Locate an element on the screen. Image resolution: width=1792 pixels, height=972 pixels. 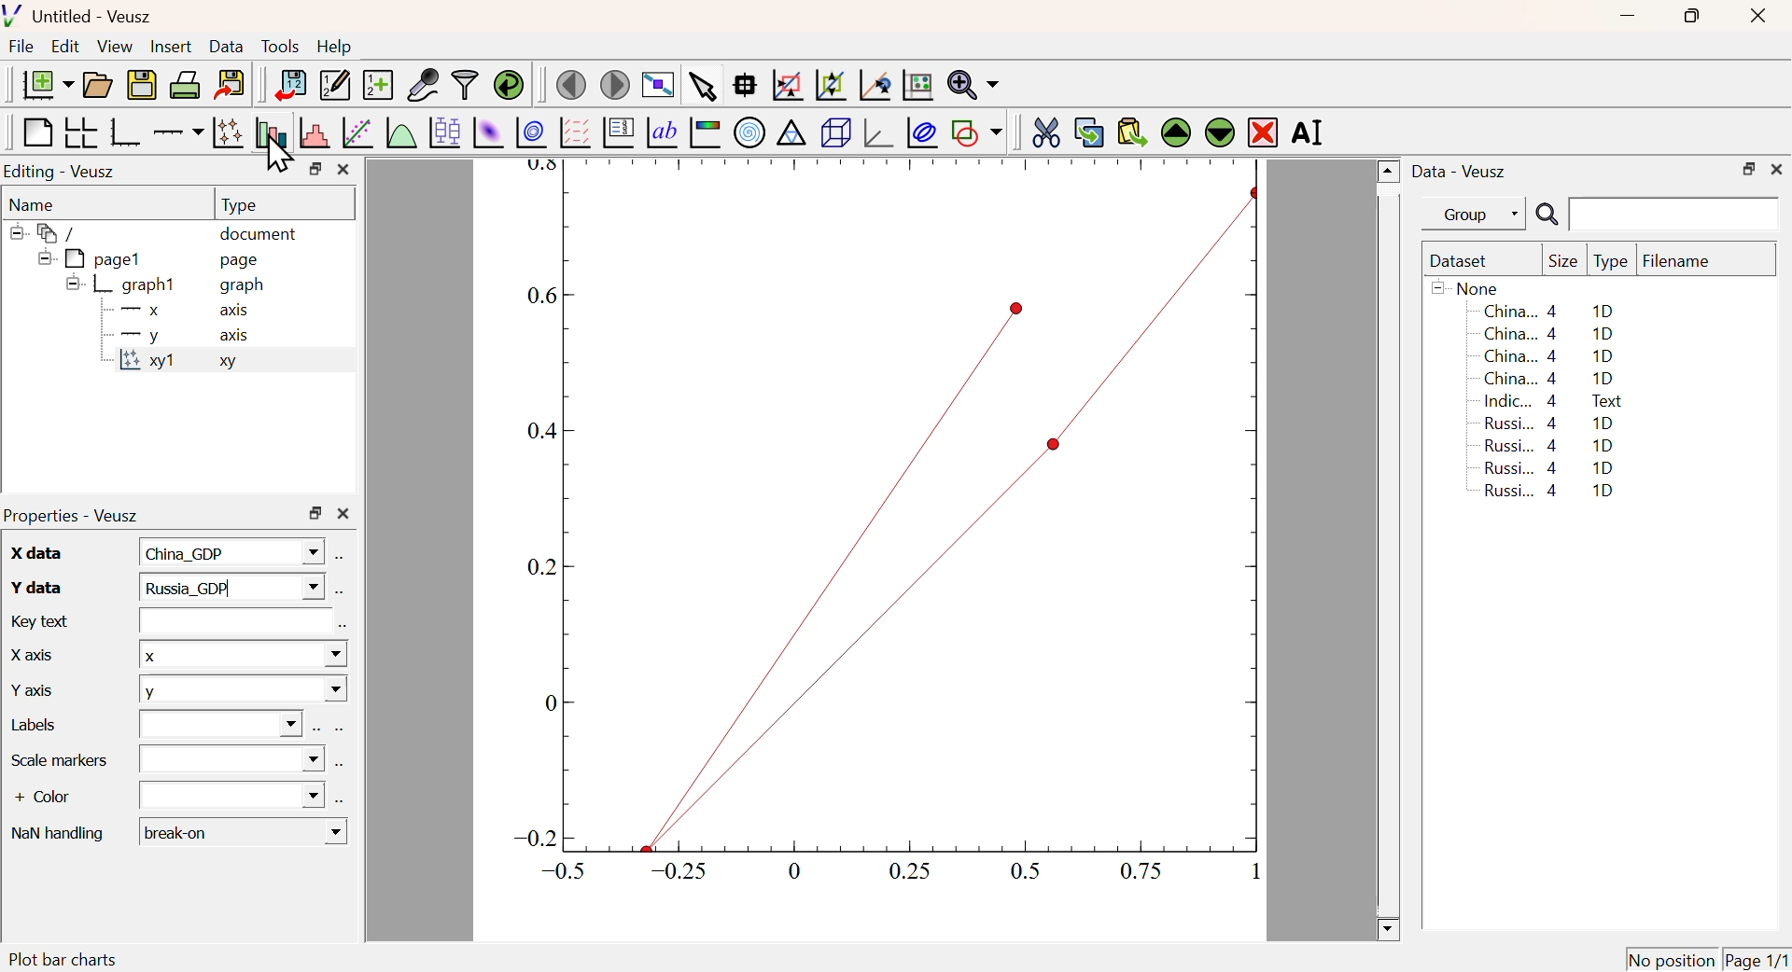
Plot Box Plots is located at coordinates (443, 132).